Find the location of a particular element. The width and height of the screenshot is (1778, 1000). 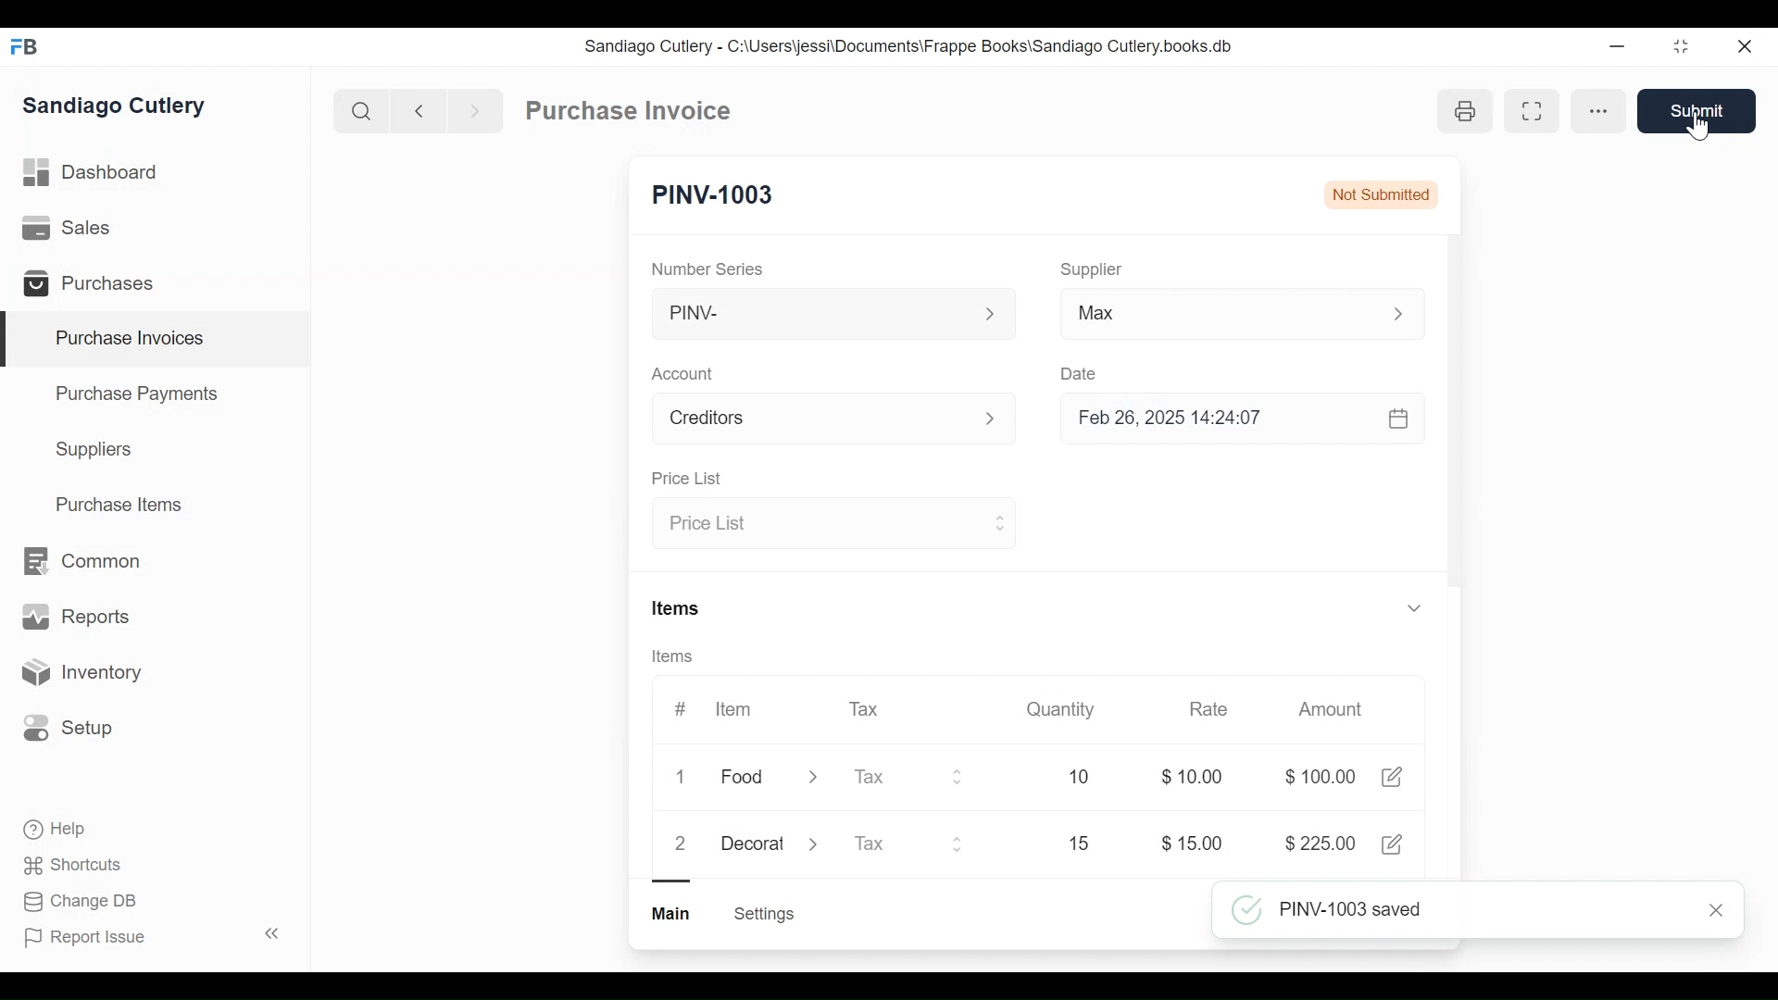

PINV-1003 saved is located at coordinates (1454, 911).